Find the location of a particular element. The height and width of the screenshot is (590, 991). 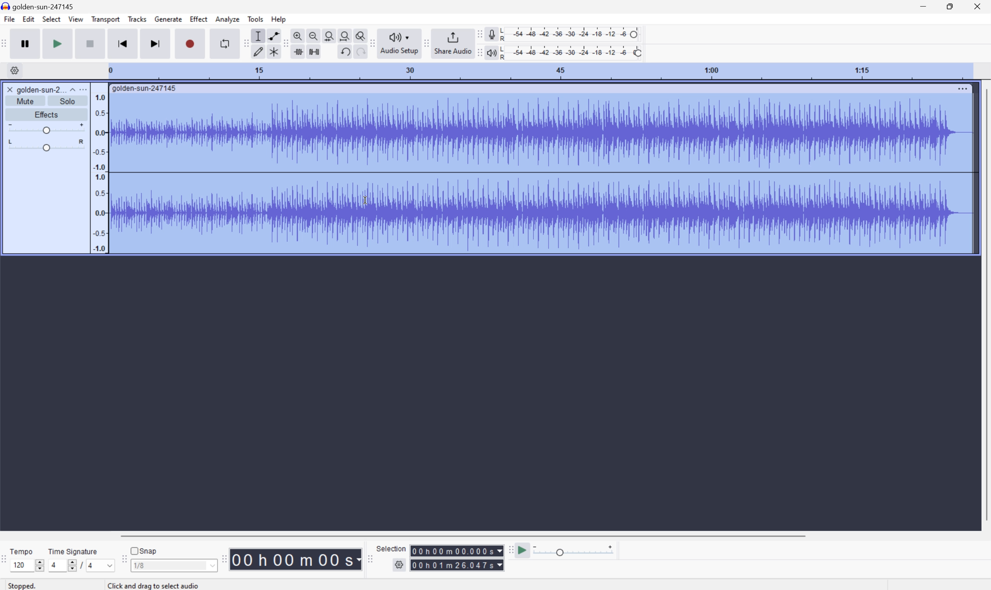

Tracks is located at coordinates (137, 18).